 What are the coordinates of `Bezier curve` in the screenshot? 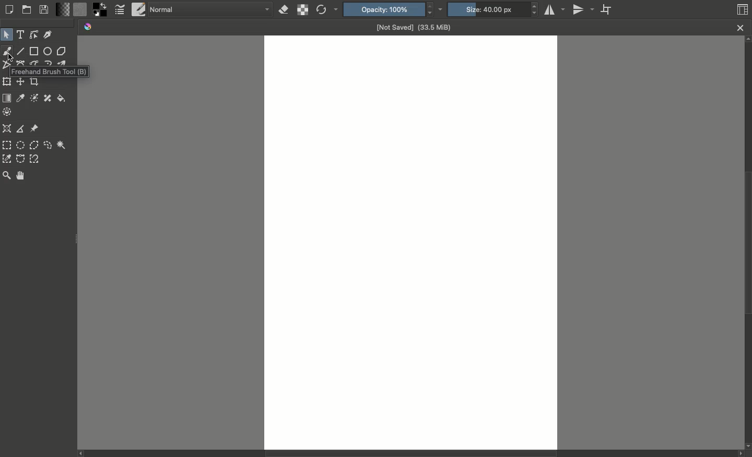 It's located at (21, 63).